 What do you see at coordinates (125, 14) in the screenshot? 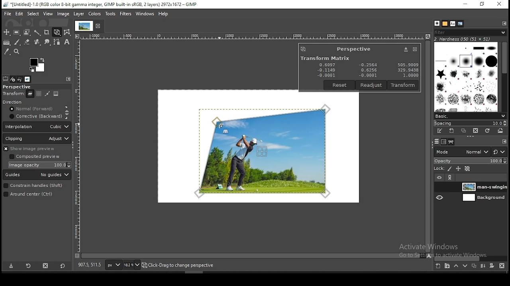
I see `filters` at bounding box center [125, 14].